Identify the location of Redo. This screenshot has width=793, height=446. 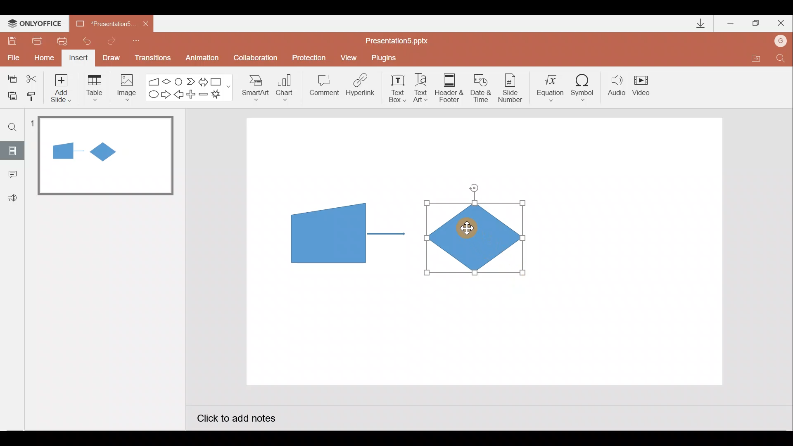
(112, 40).